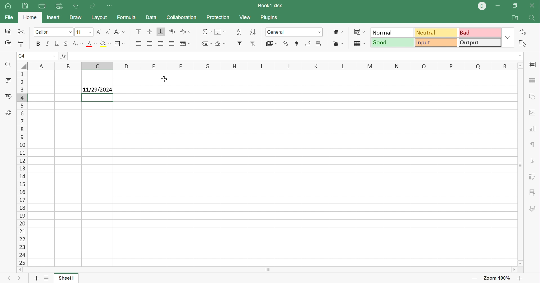 Image resolution: width=540 pixels, height=283 pixels. Describe the element at coordinates (70, 32) in the screenshot. I see `Drop Down` at that location.